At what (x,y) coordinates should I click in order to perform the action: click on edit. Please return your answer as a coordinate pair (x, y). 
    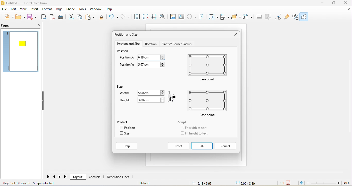
    Looking at the image, I should click on (14, 9).